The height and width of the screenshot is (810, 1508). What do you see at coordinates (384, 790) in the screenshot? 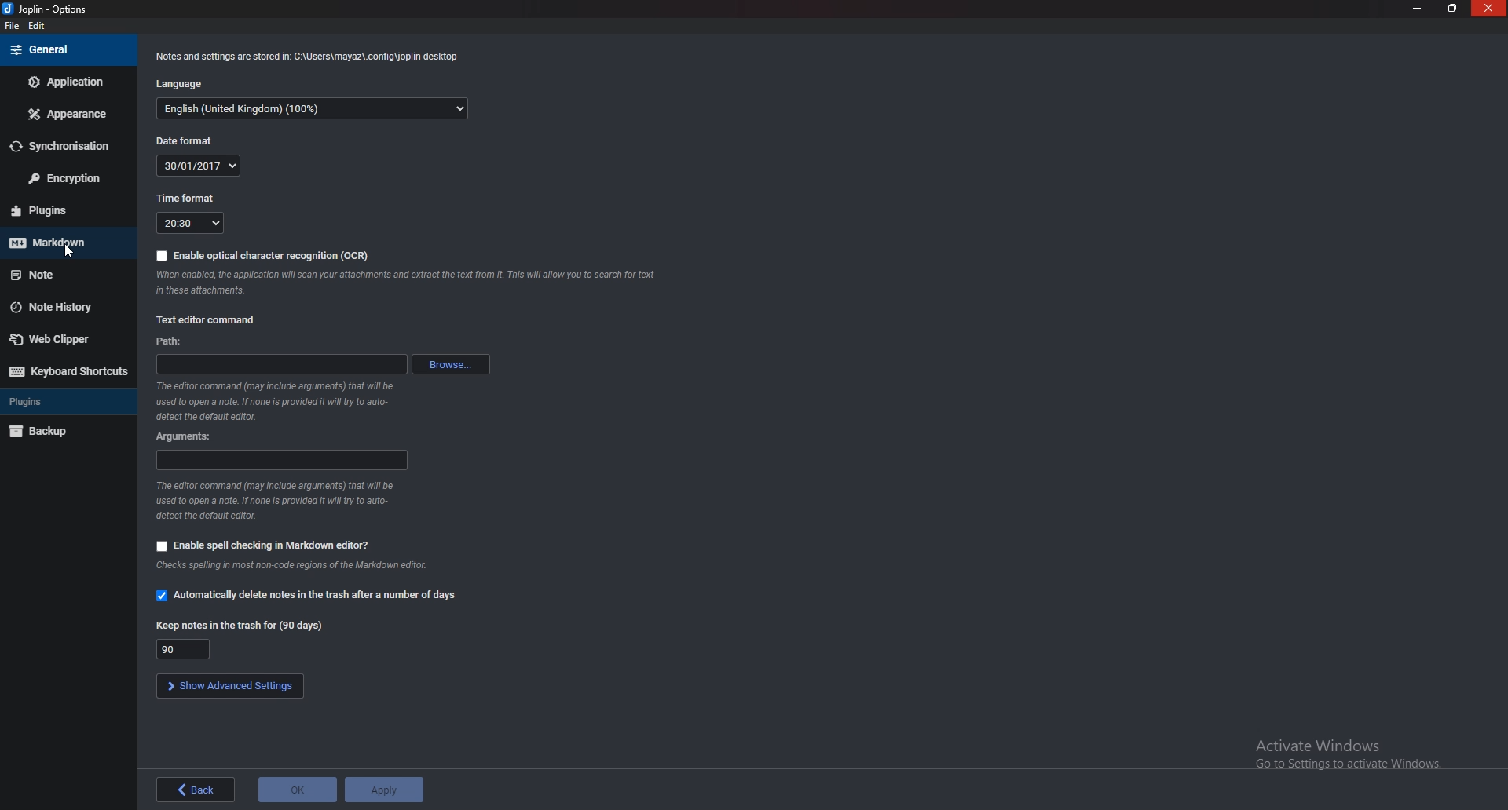
I see `apply` at bounding box center [384, 790].